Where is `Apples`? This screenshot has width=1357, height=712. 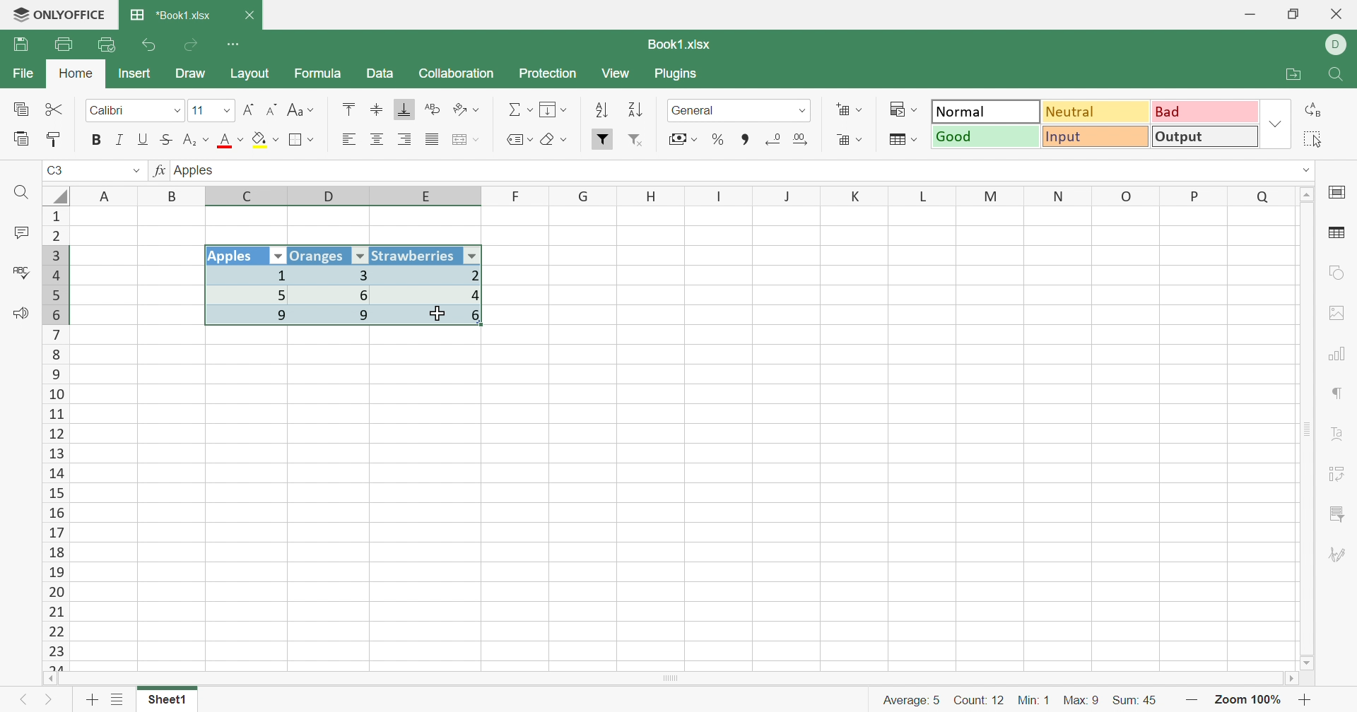
Apples is located at coordinates (235, 256).